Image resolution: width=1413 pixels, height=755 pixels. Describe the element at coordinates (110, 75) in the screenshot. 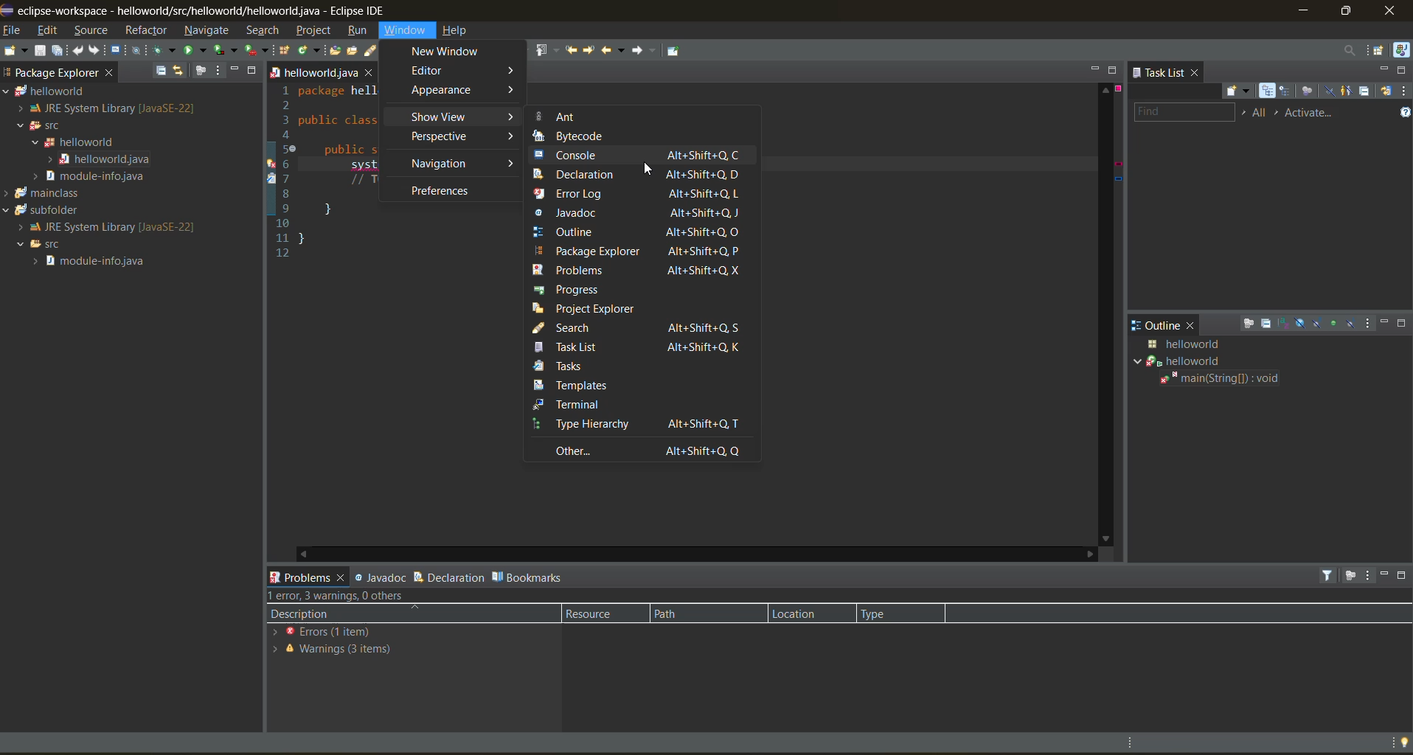

I see `close` at that location.